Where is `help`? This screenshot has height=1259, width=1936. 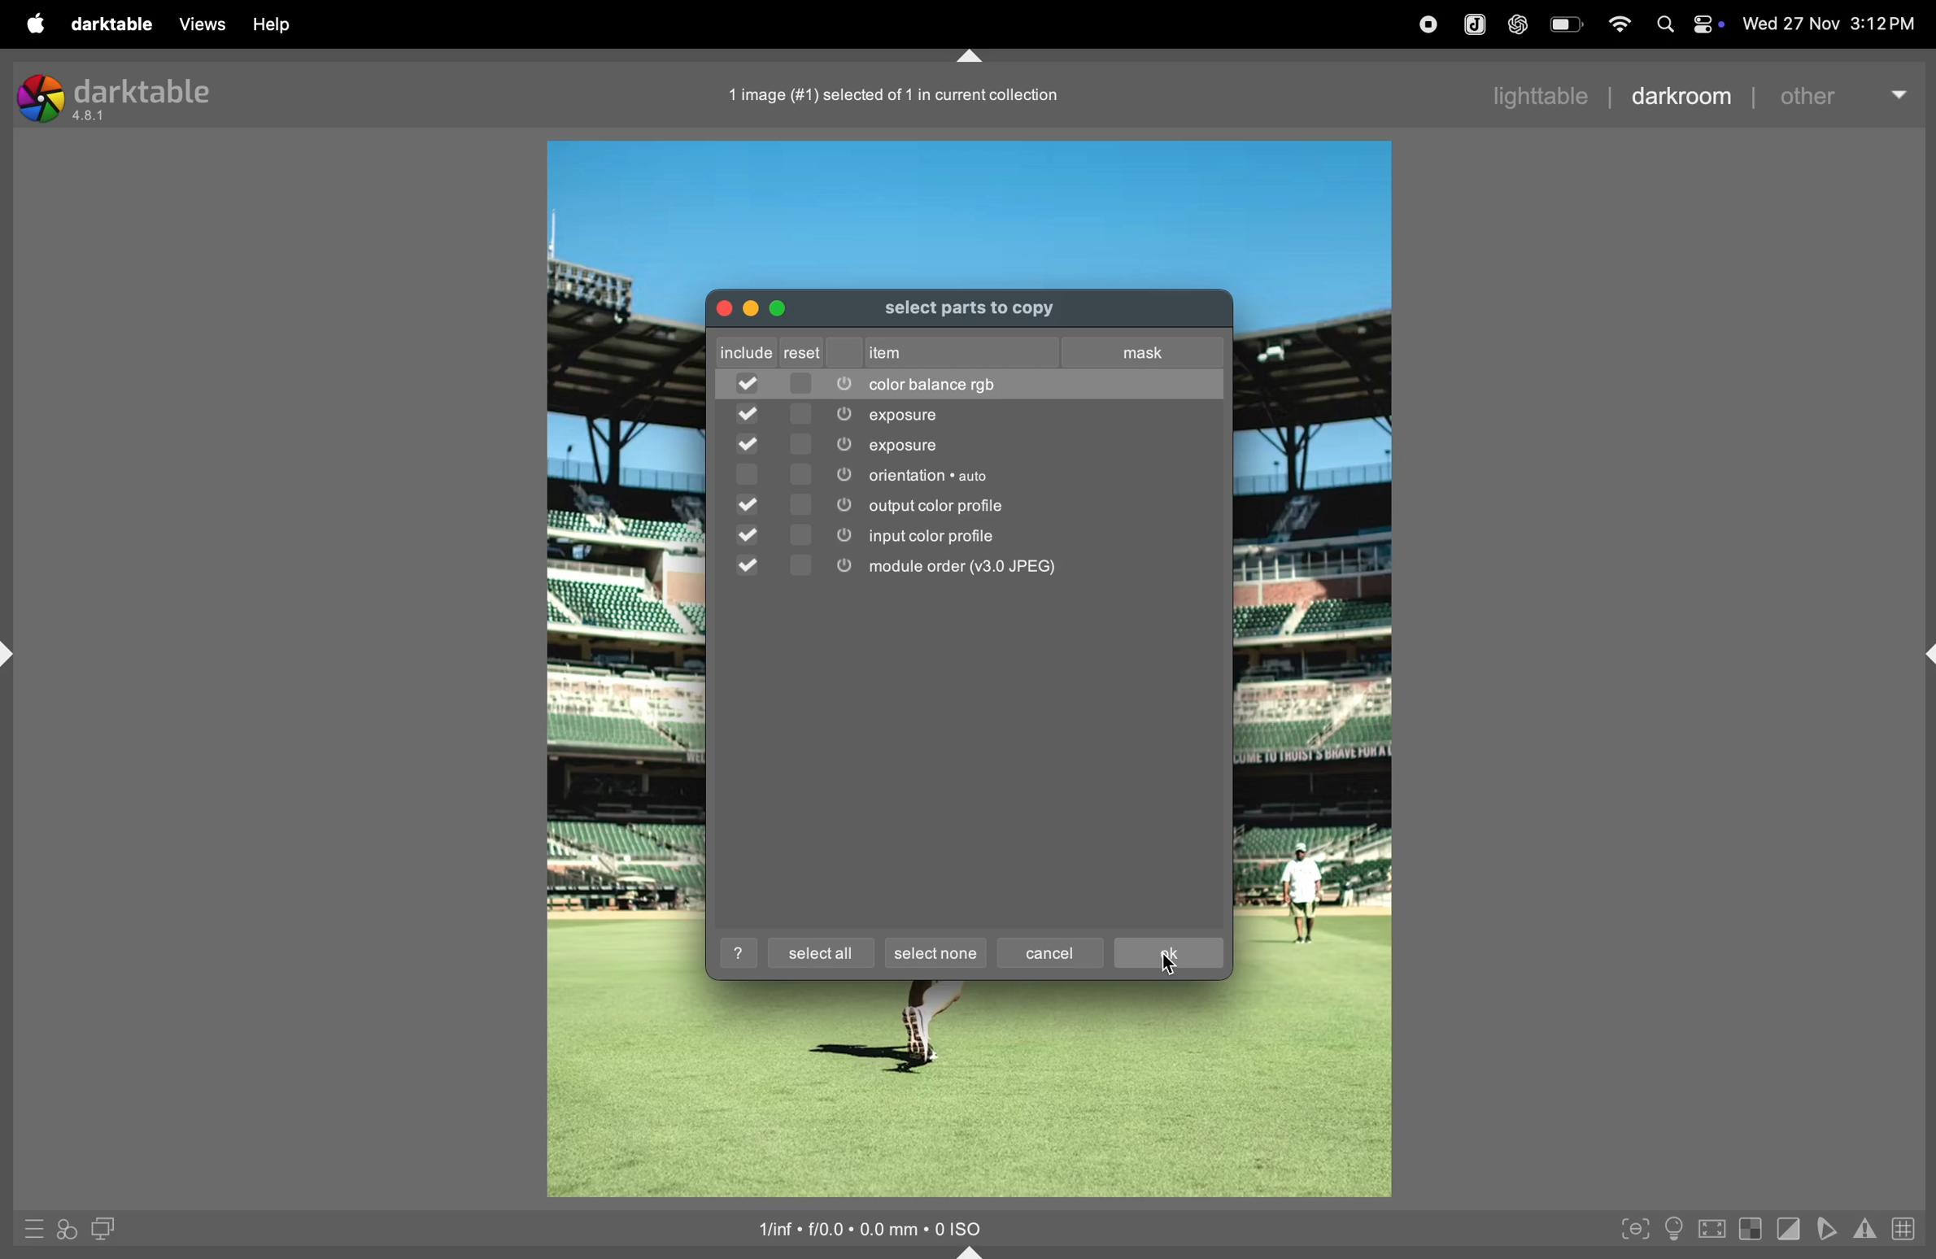 help is located at coordinates (742, 952).